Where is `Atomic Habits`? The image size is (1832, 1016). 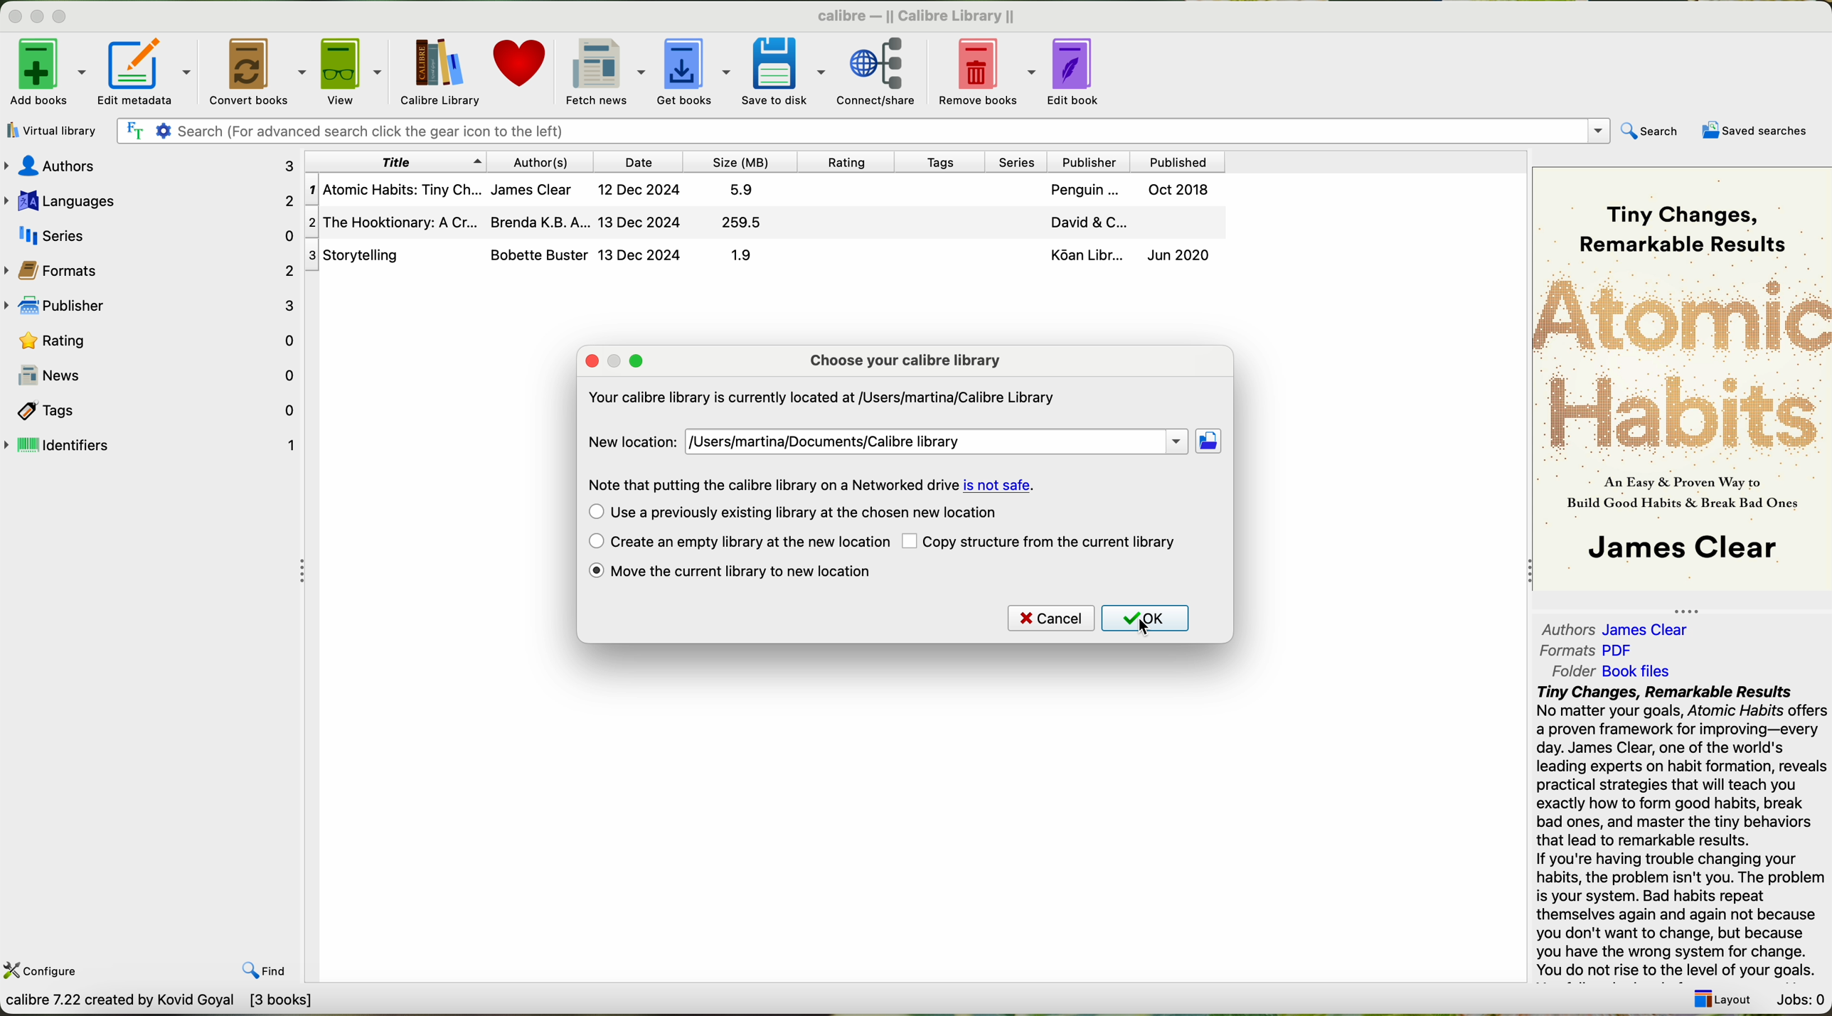 Atomic Habits is located at coordinates (1682, 364).